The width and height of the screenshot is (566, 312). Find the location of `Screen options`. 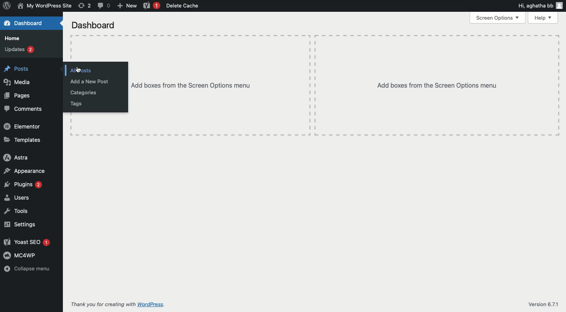

Screen options is located at coordinates (497, 18).